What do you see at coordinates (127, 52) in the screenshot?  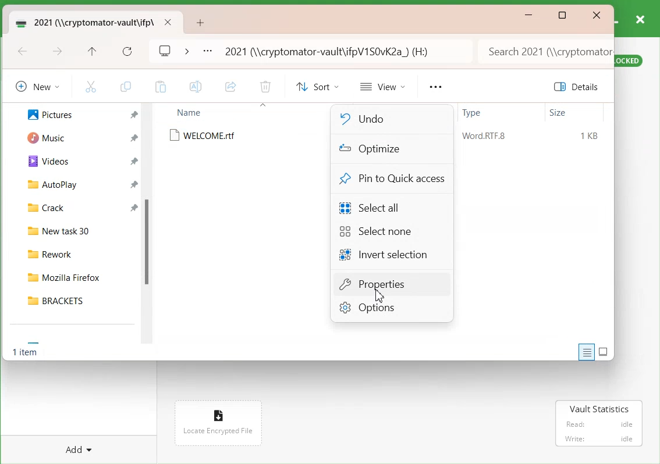 I see `Refresh` at bounding box center [127, 52].